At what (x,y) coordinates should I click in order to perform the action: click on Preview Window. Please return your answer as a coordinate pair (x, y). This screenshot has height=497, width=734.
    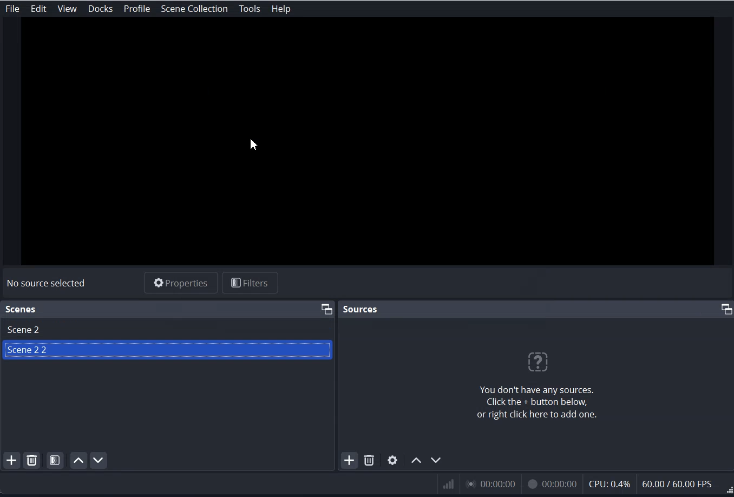
    Looking at the image, I should click on (366, 145).